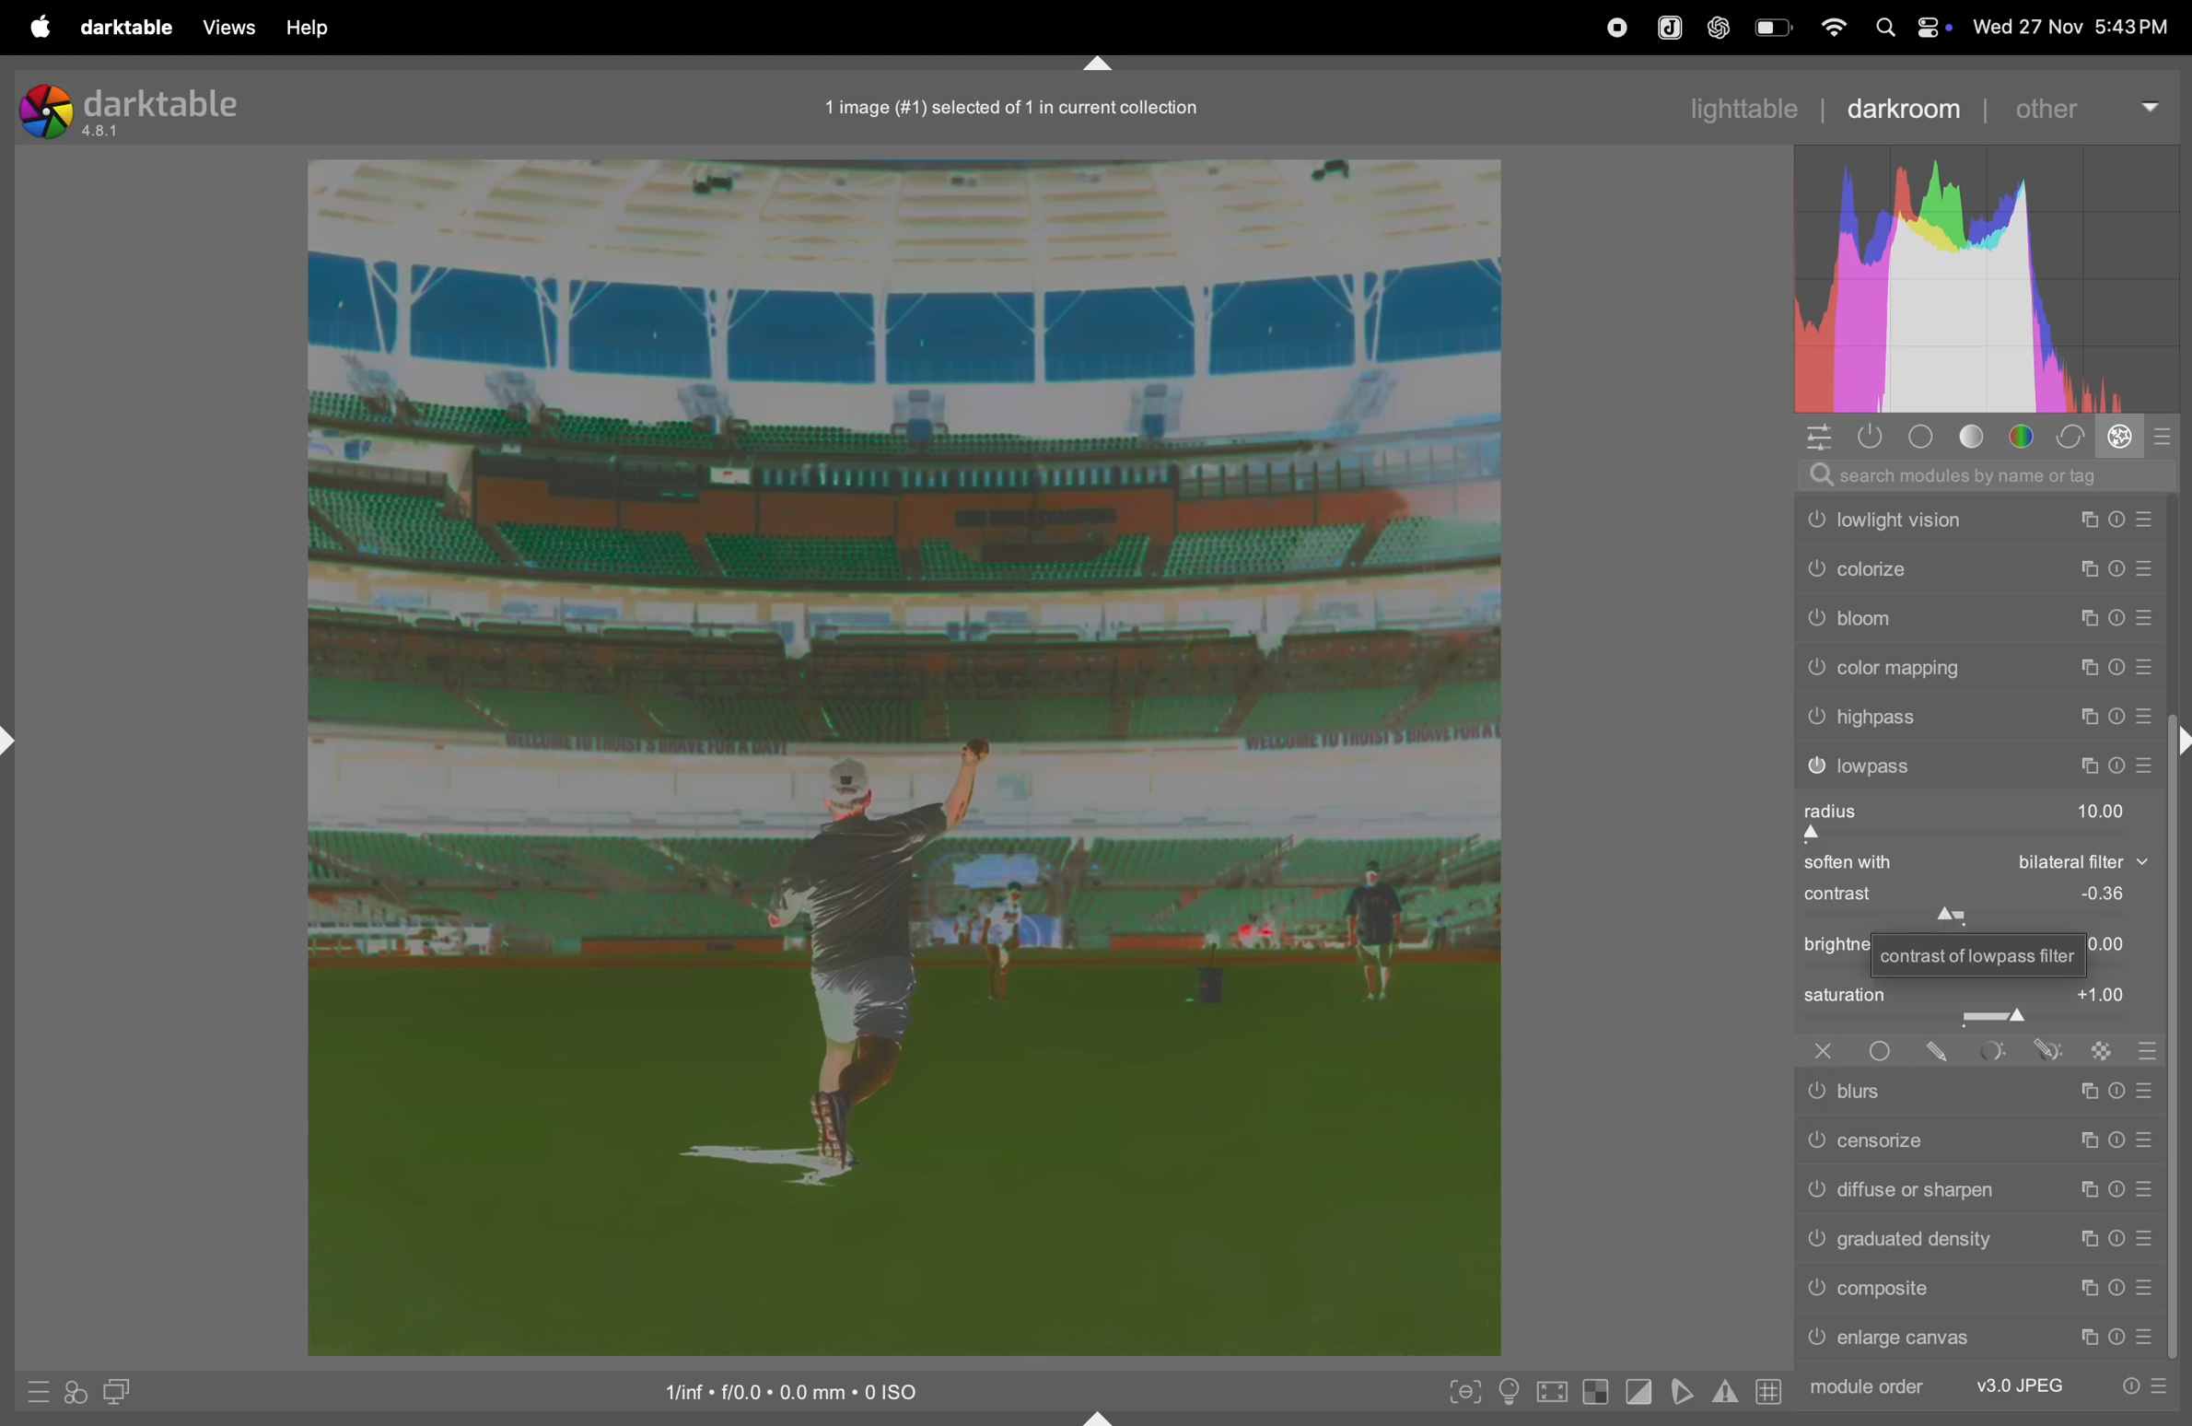  Describe the element at coordinates (15, 744) in the screenshot. I see `shift+ctrl+l` at that location.